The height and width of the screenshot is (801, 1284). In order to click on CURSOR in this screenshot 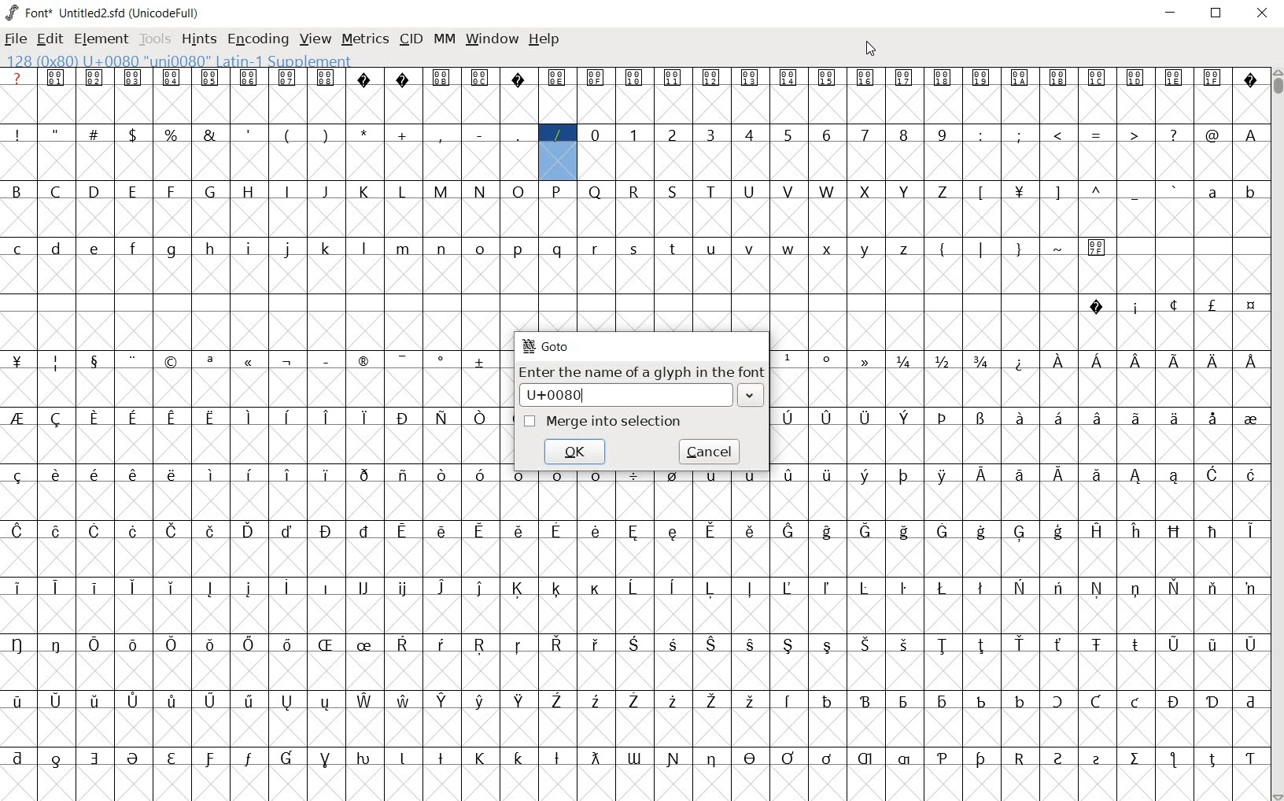, I will do `click(872, 48)`.